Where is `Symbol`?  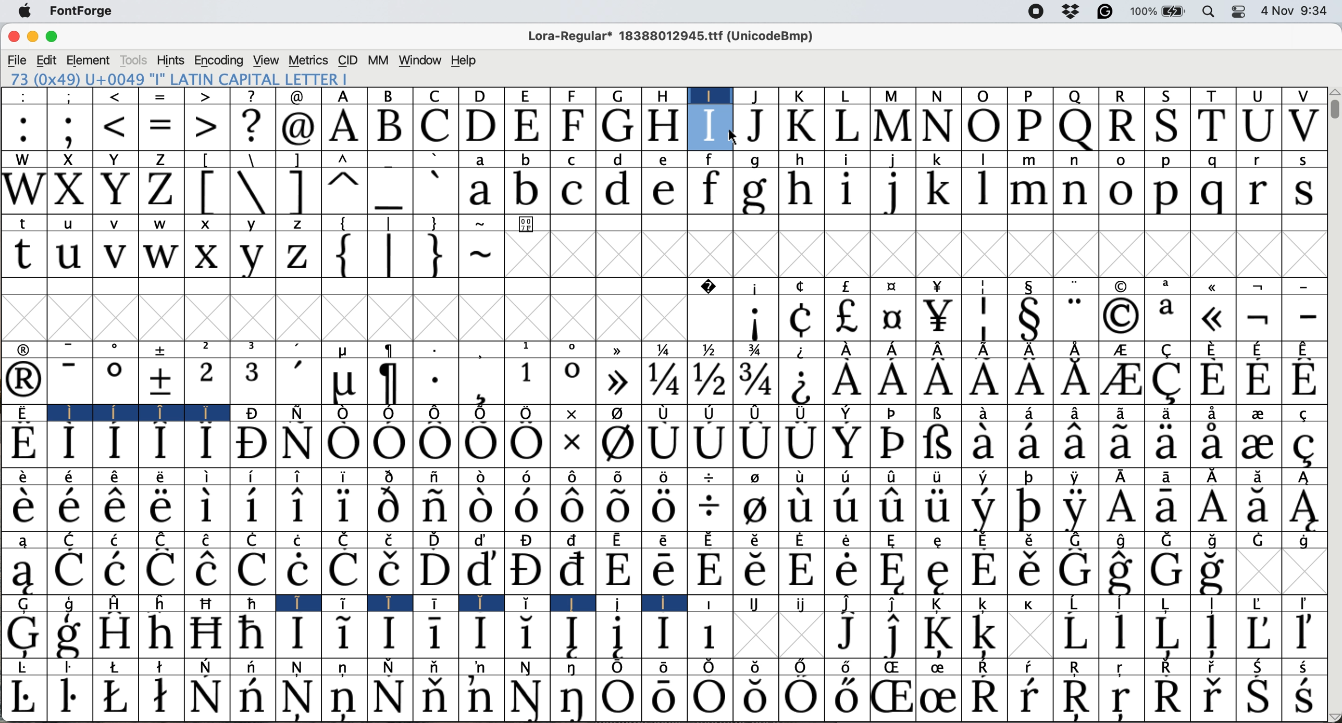
Symbol is located at coordinates (480, 477).